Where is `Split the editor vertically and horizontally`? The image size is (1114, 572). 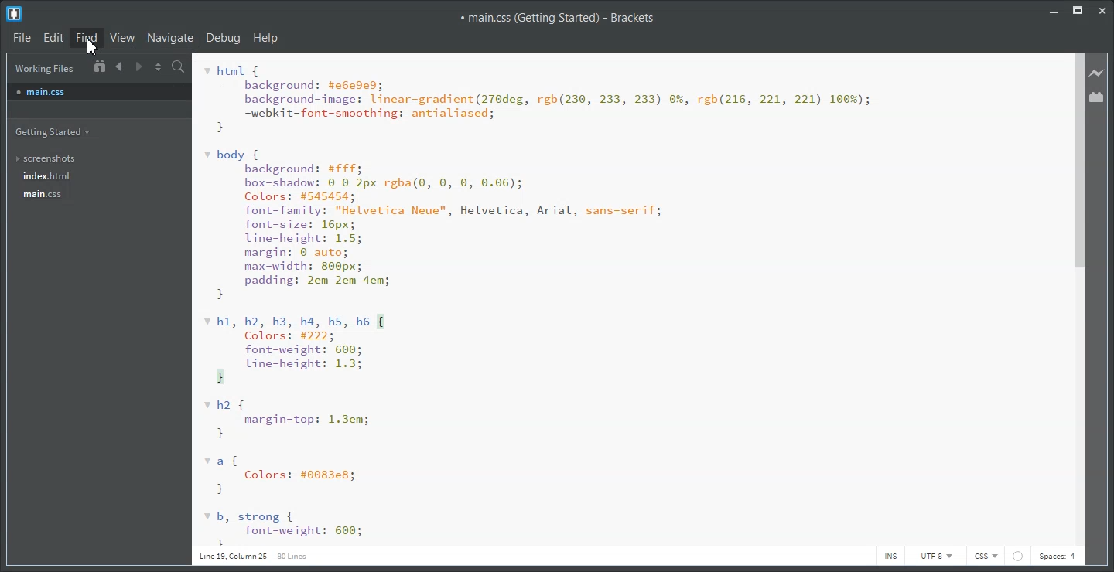
Split the editor vertically and horizontally is located at coordinates (159, 66).